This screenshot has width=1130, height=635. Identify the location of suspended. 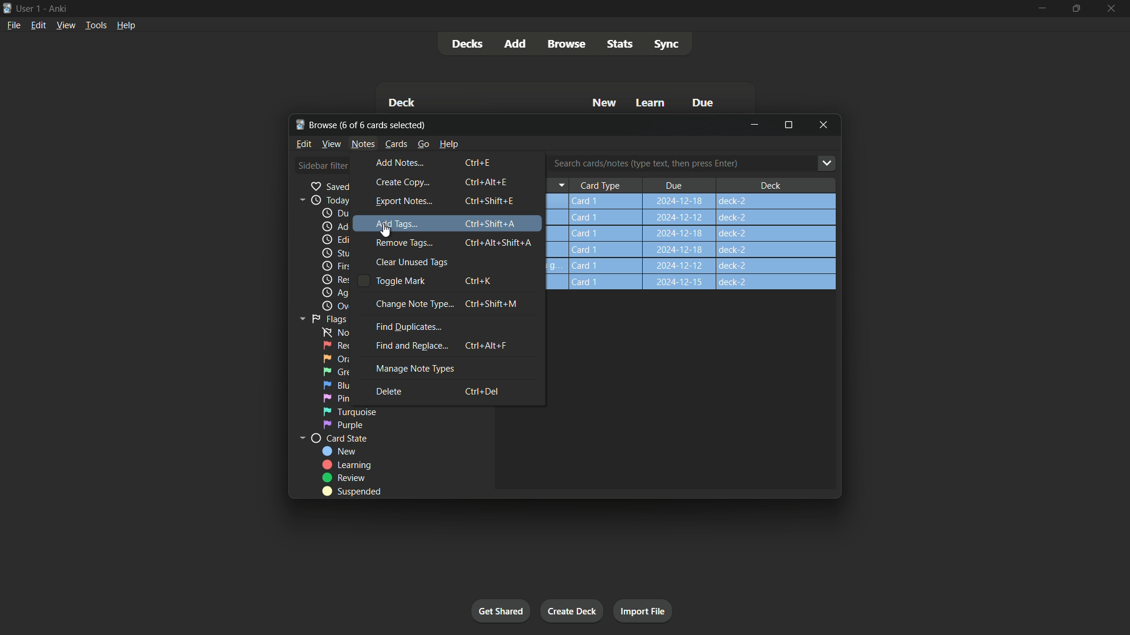
(356, 492).